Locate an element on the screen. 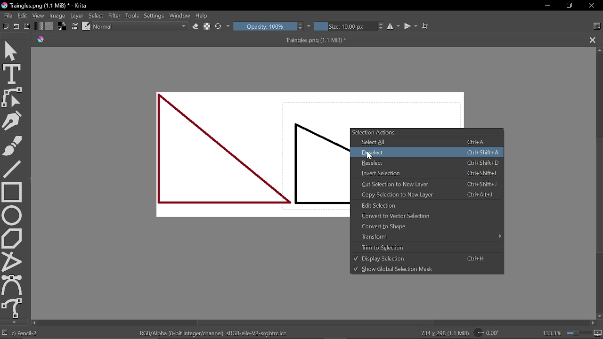  Edit selection is located at coordinates (425, 205).